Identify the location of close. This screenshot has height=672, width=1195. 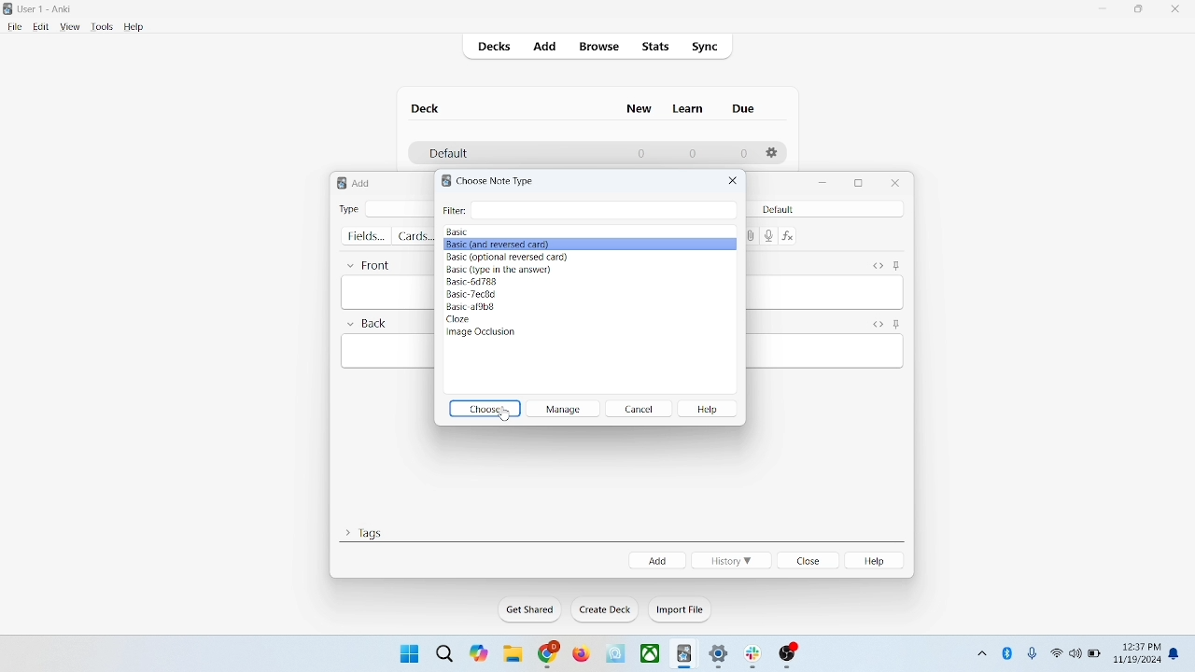
(733, 181).